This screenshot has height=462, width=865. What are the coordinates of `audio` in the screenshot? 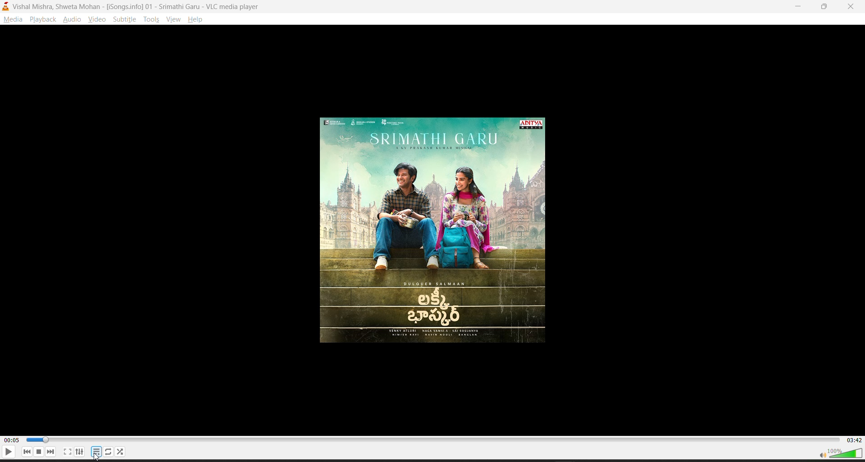 It's located at (73, 18).